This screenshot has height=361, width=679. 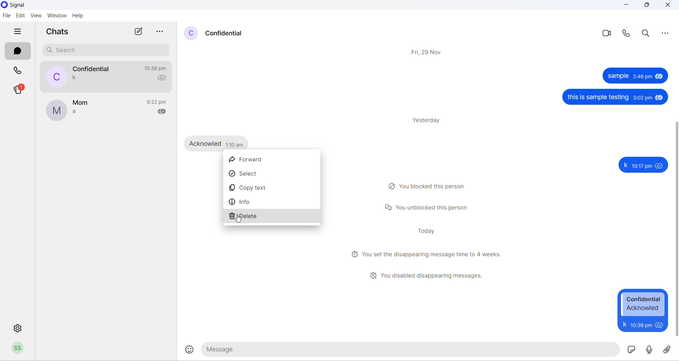 What do you see at coordinates (430, 121) in the screenshot?
I see `yesterday` at bounding box center [430, 121].